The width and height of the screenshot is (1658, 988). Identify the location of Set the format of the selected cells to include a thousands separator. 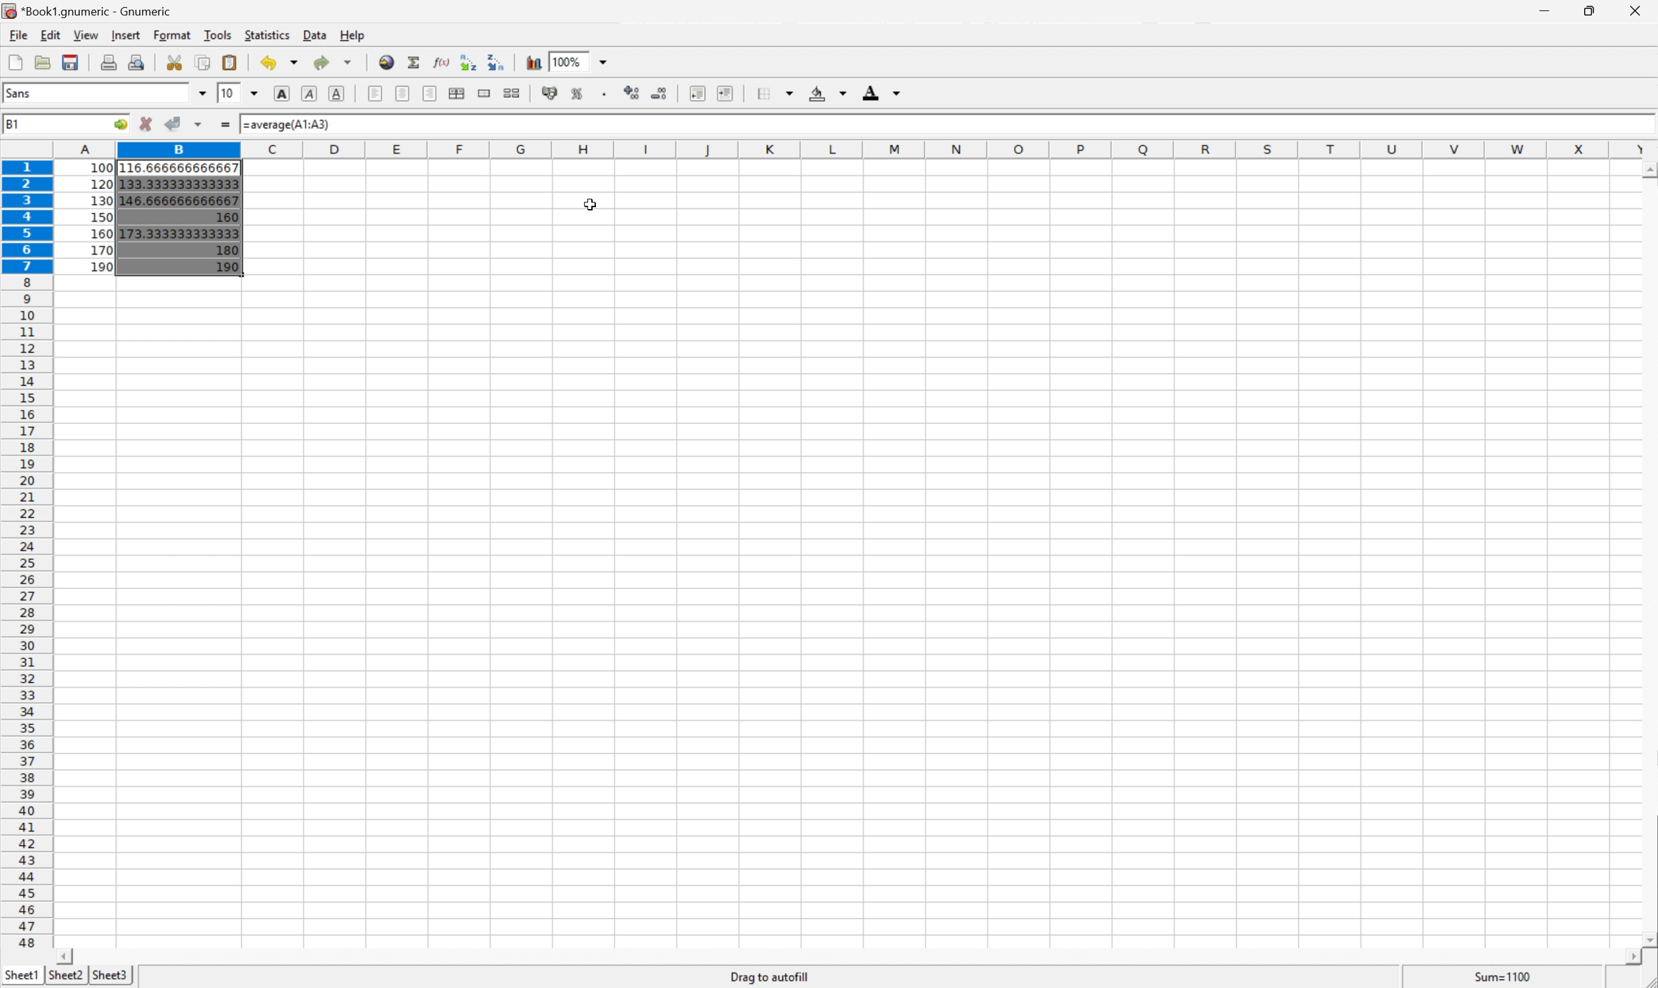
(607, 93).